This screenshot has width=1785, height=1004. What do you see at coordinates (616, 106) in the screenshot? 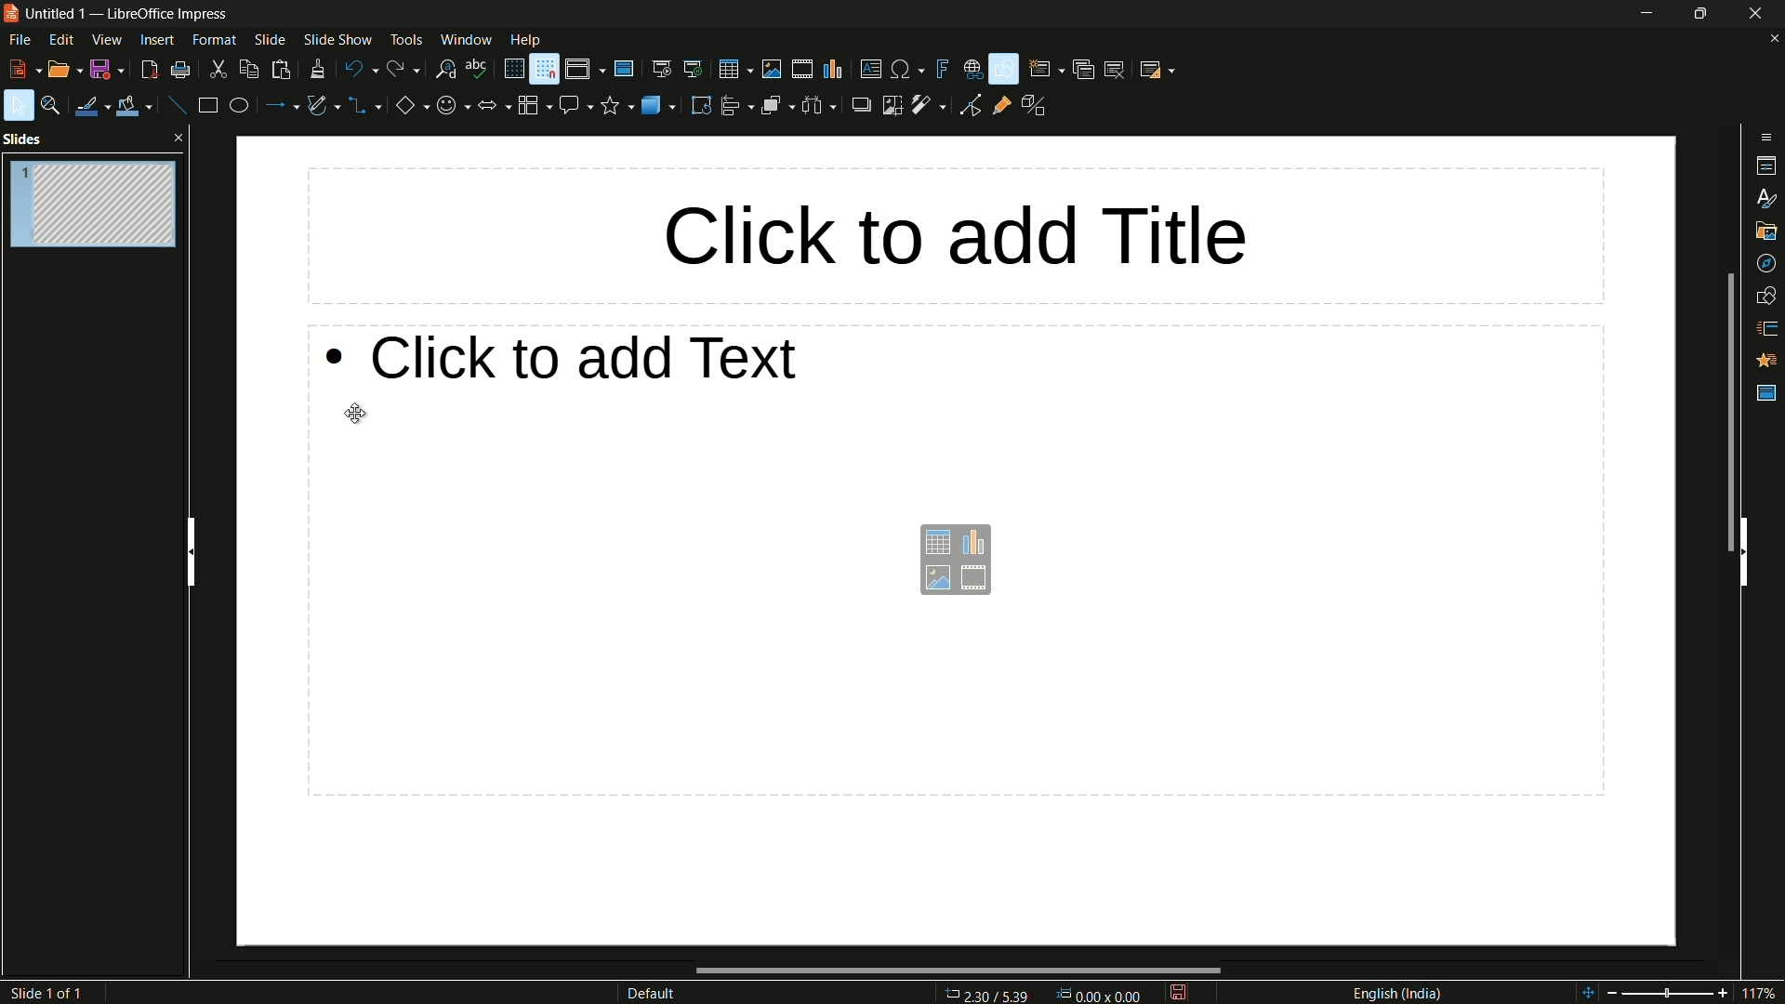
I see `stars and banners` at bounding box center [616, 106].